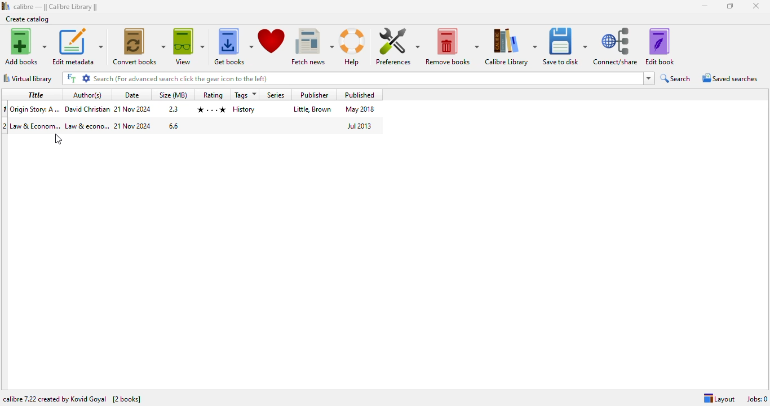  Describe the element at coordinates (729, 78) in the screenshot. I see `saved searches` at that location.